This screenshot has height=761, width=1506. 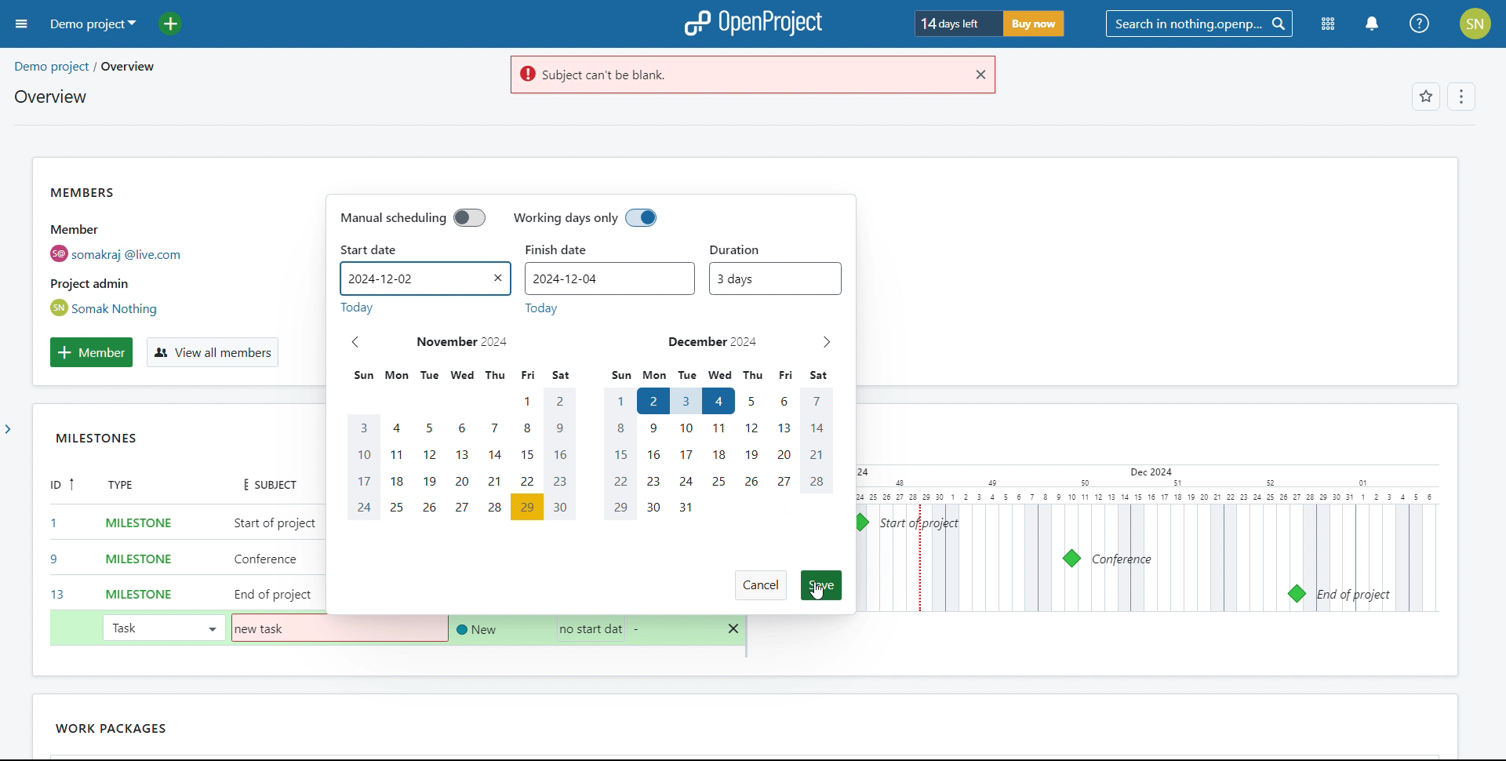 I want to click on set type, so click(x=130, y=556).